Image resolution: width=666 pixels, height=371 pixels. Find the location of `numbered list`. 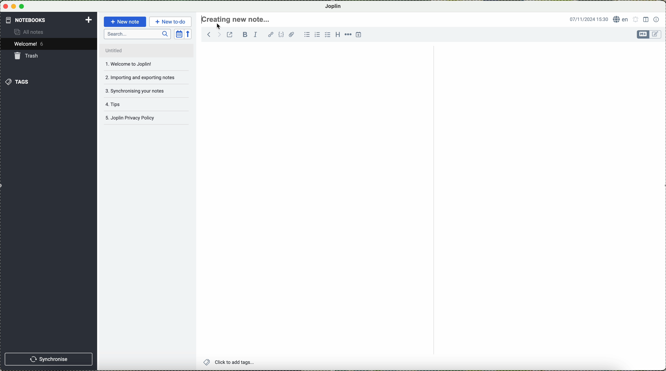

numbered list is located at coordinates (317, 34).